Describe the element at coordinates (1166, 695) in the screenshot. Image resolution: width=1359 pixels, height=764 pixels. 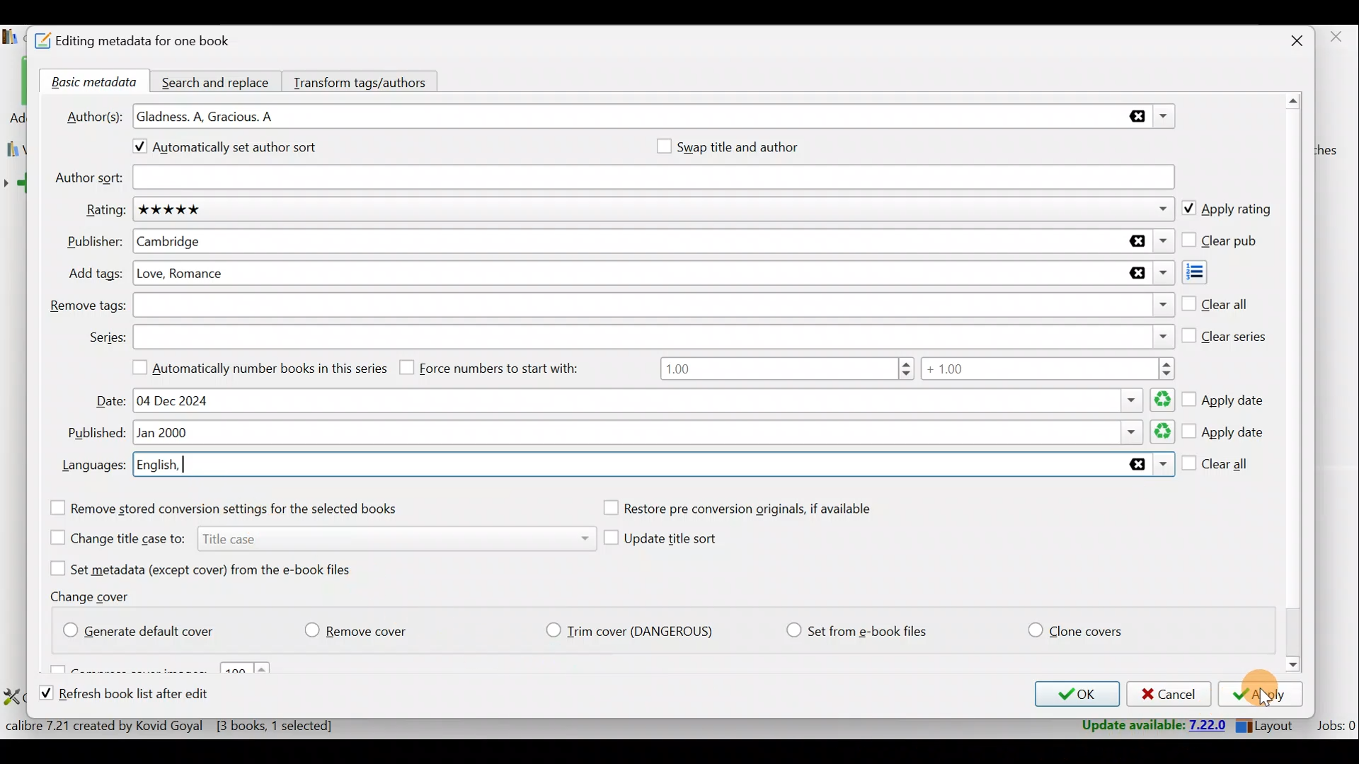
I see `Cancel` at that location.